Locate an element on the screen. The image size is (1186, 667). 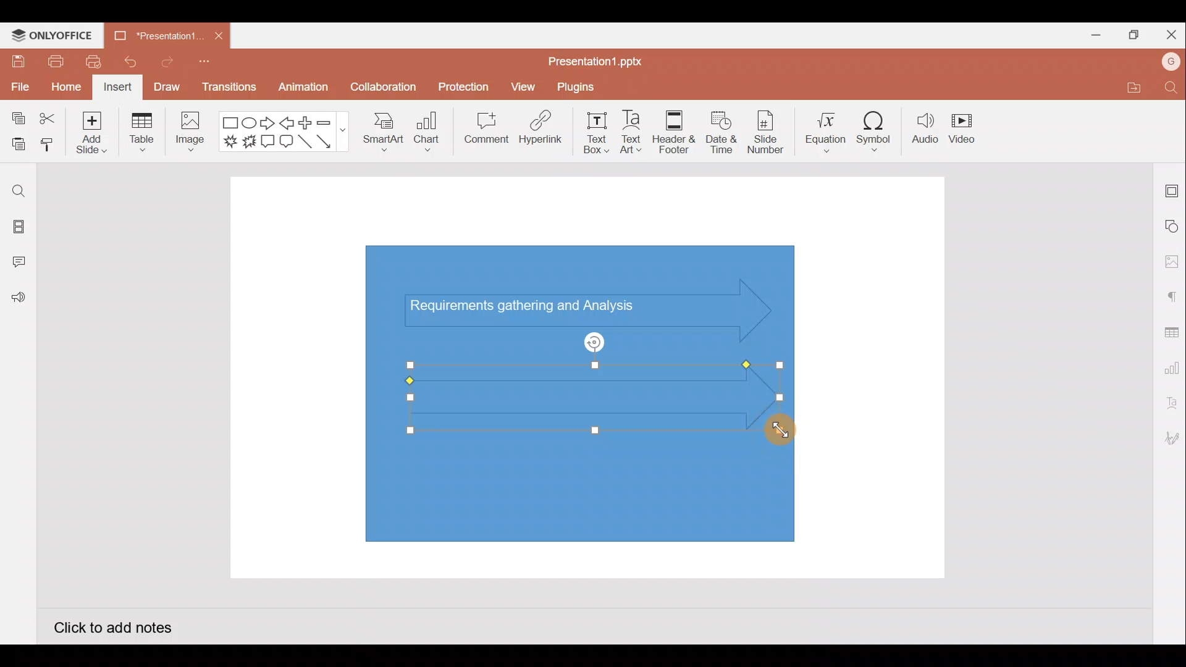
Rounded Rectangular callout is located at coordinates (286, 140).